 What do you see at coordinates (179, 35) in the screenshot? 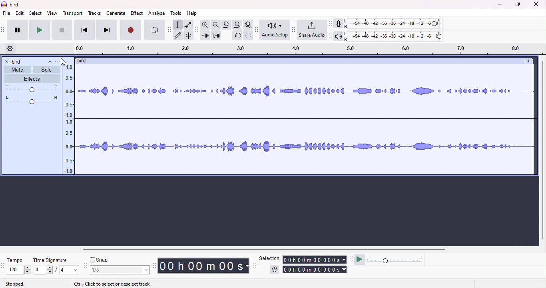
I see `draw` at bounding box center [179, 35].